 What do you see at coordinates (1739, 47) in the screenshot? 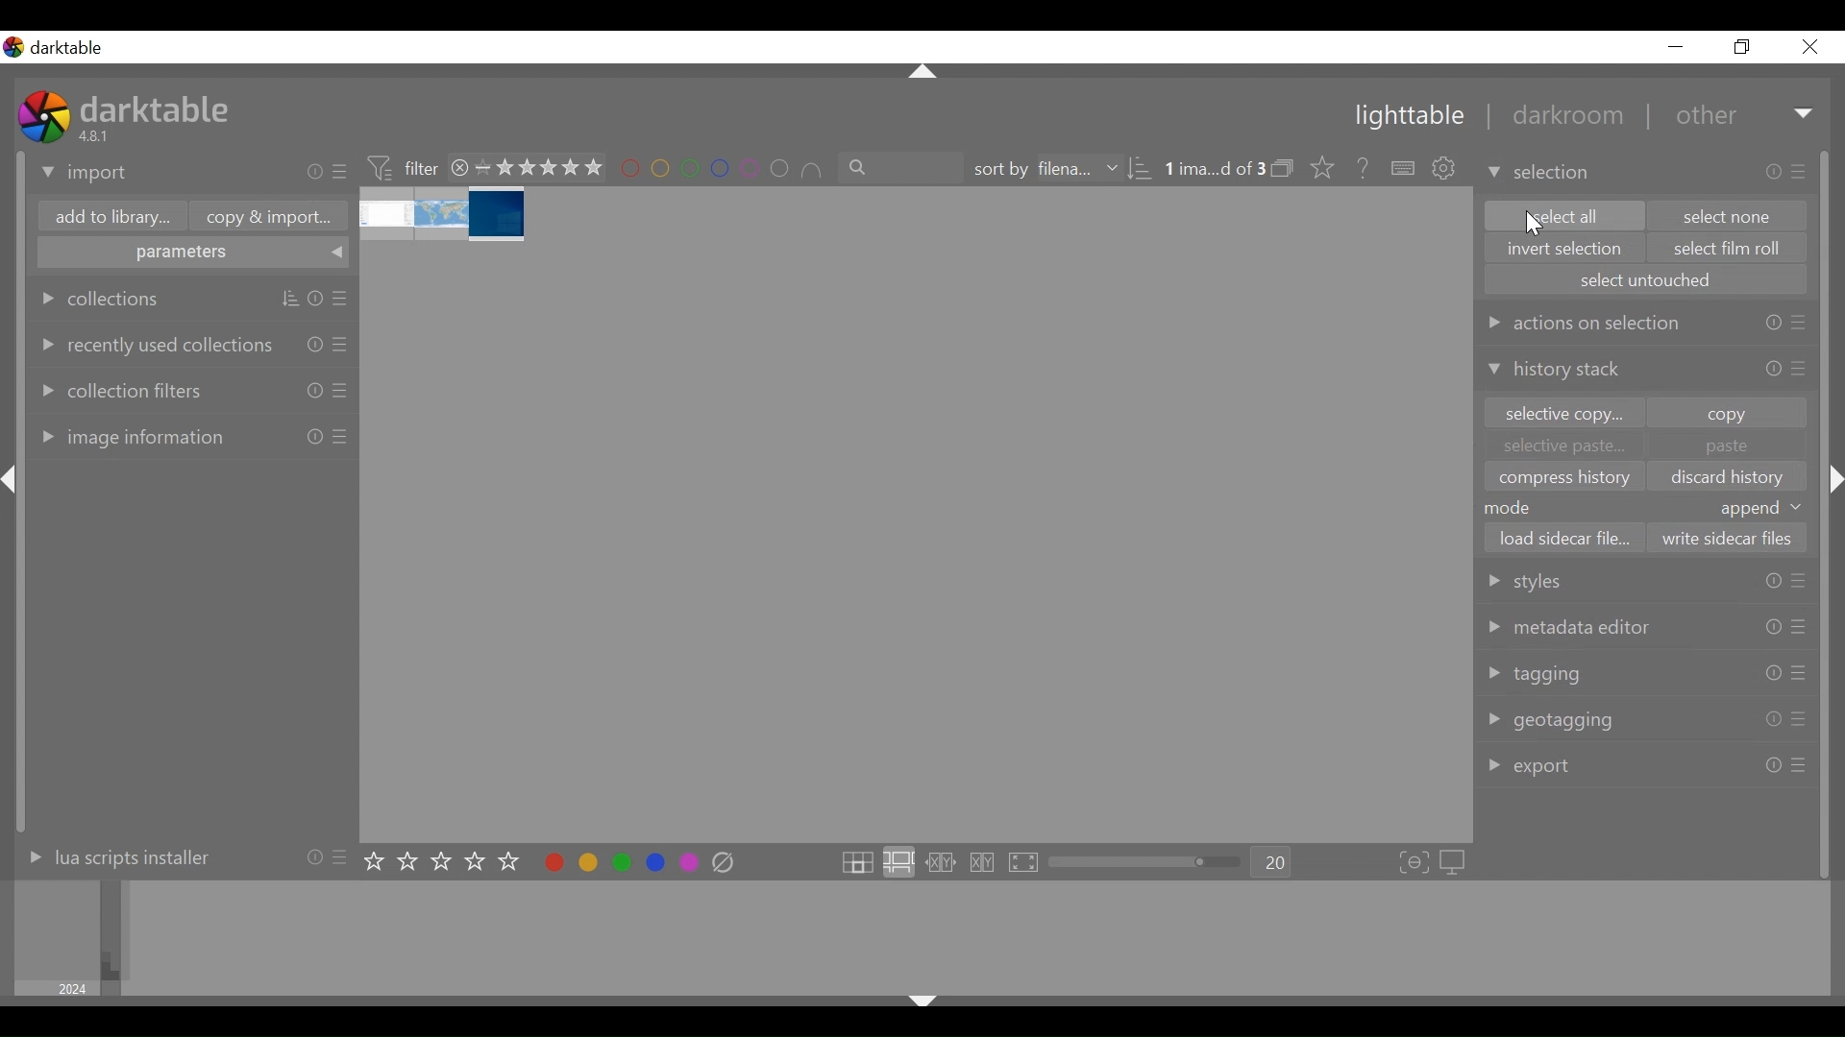
I see `restore` at bounding box center [1739, 47].